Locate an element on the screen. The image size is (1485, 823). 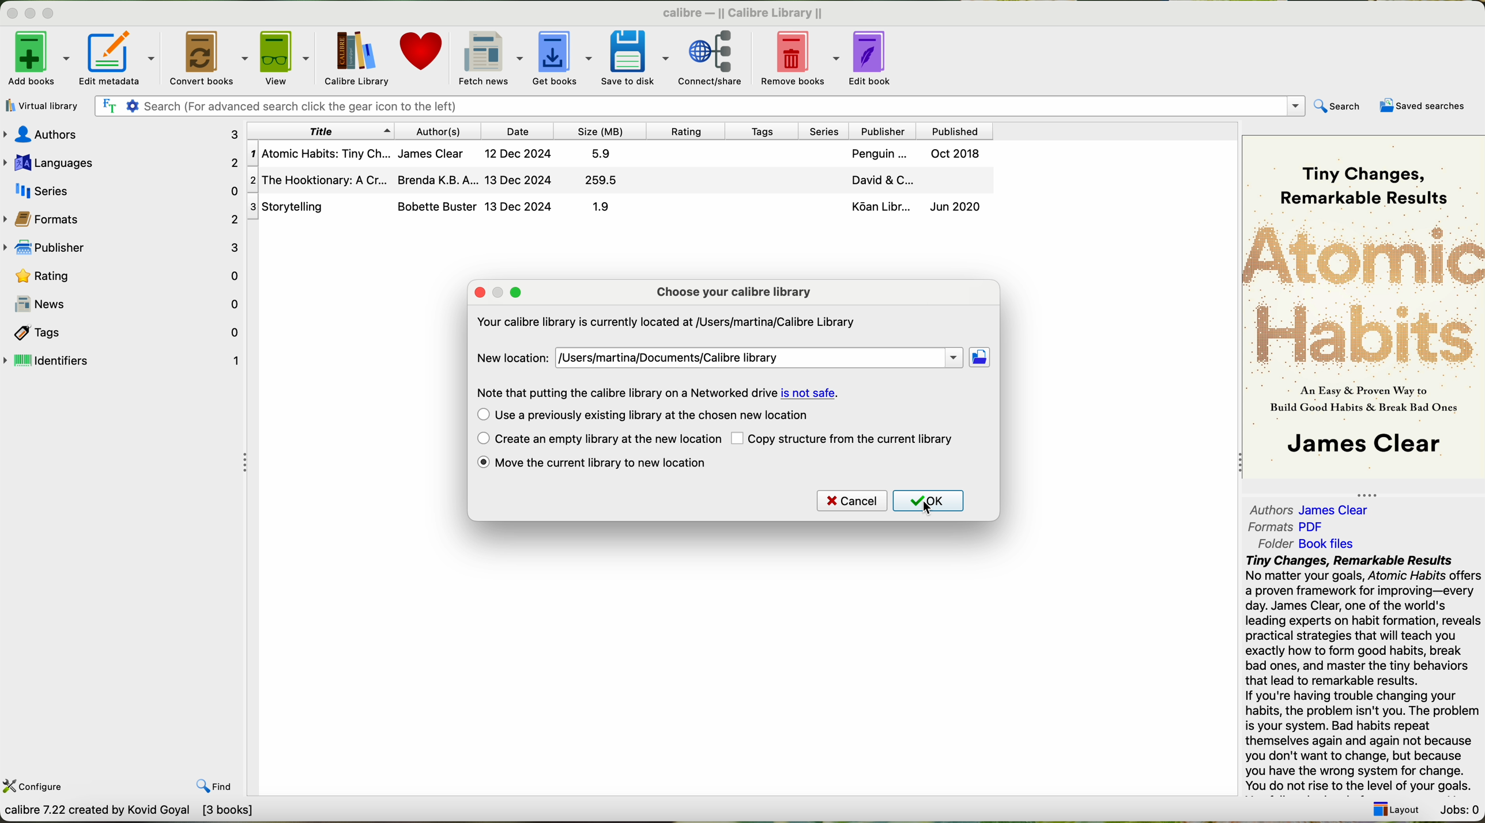
Collapse is located at coordinates (248, 463).